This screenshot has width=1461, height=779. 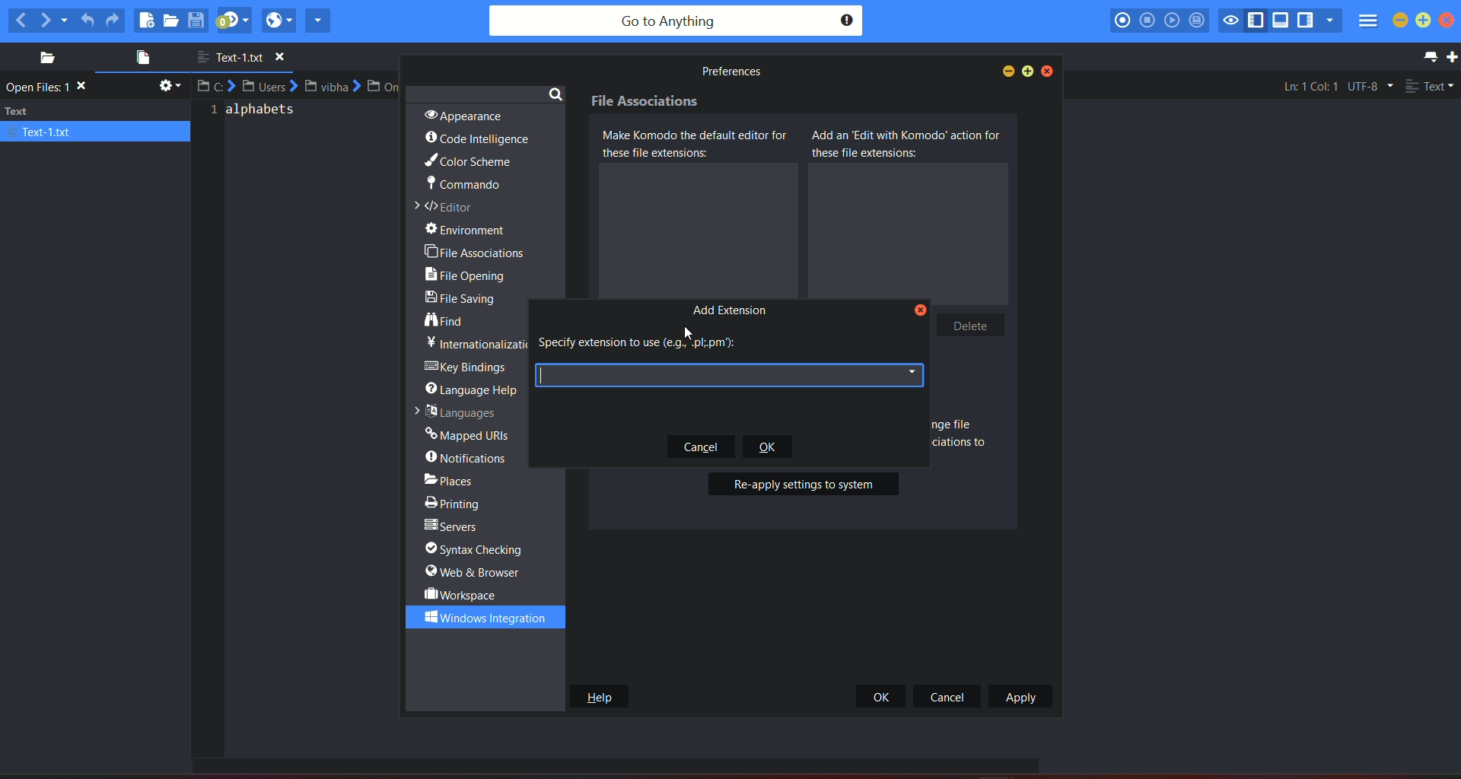 I want to click on notifications, so click(x=469, y=457).